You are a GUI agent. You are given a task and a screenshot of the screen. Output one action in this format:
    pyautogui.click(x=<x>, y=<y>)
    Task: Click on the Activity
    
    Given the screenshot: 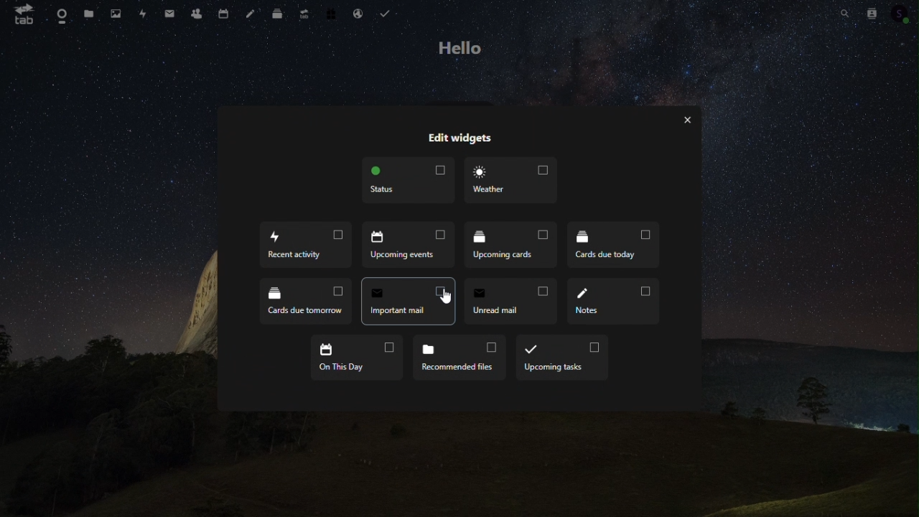 What is the action you would take?
    pyautogui.click(x=143, y=14)
    